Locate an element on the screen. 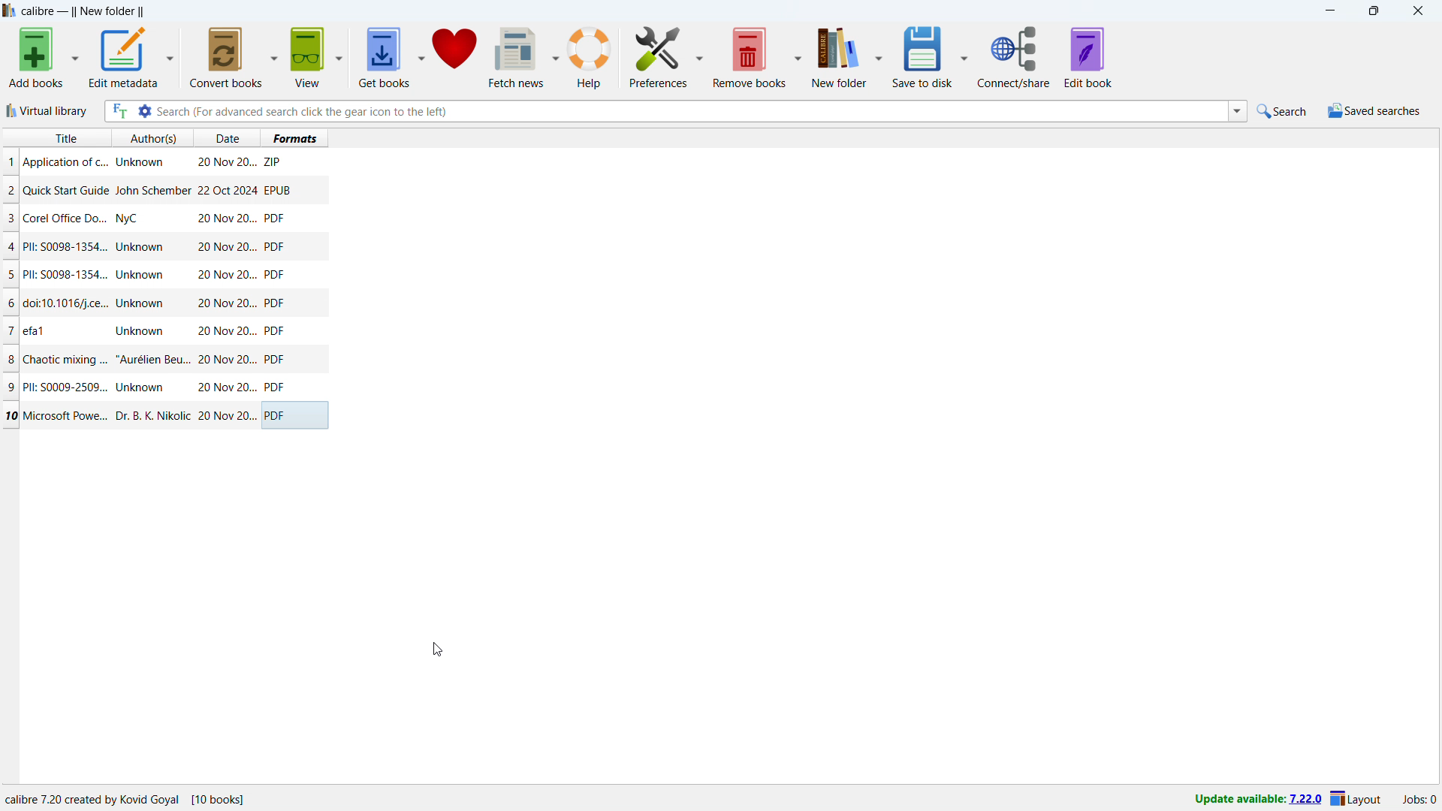 The image size is (1442, 811). 8 is located at coordinates (11, 360).